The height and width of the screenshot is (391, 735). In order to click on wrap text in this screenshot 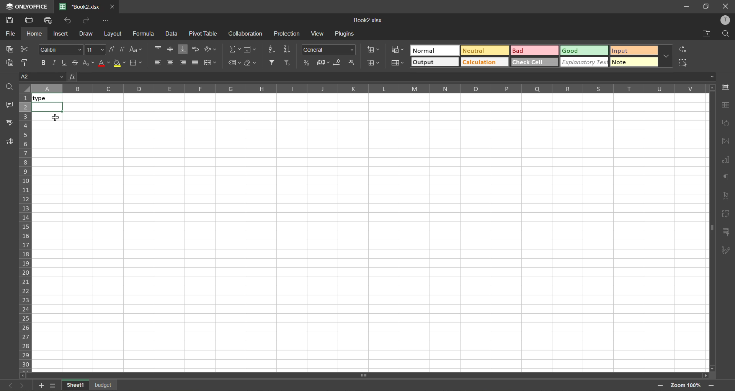, I will do `click(195, 49)`.